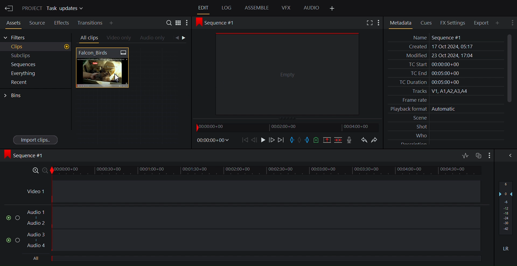 This screenshot has width=517, height=266. I want to click on (un)mute, so click(9, 218).